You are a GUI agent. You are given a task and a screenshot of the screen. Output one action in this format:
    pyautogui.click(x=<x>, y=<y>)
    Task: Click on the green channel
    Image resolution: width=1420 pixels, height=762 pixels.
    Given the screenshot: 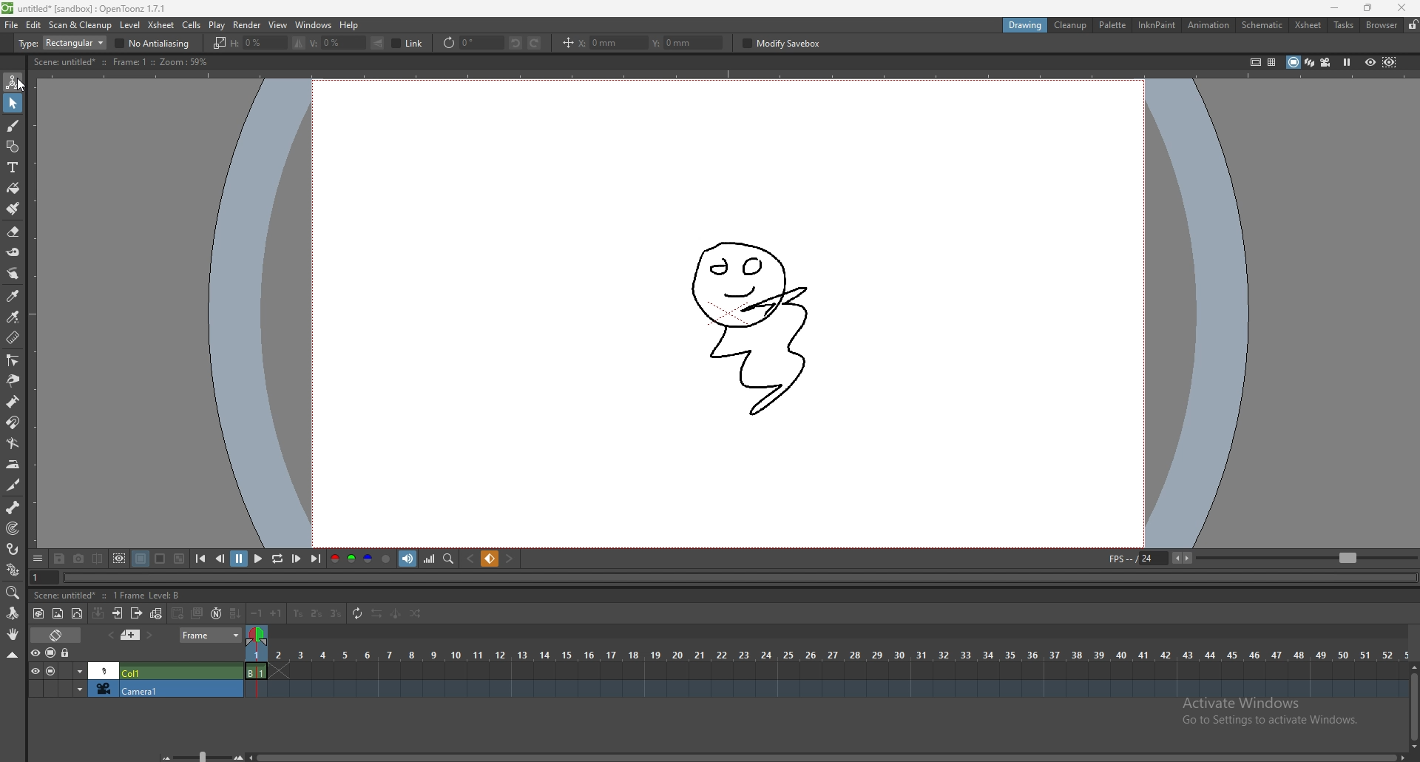 What is the action you would take?
    pyautogui.click(x=349, y=560)
    